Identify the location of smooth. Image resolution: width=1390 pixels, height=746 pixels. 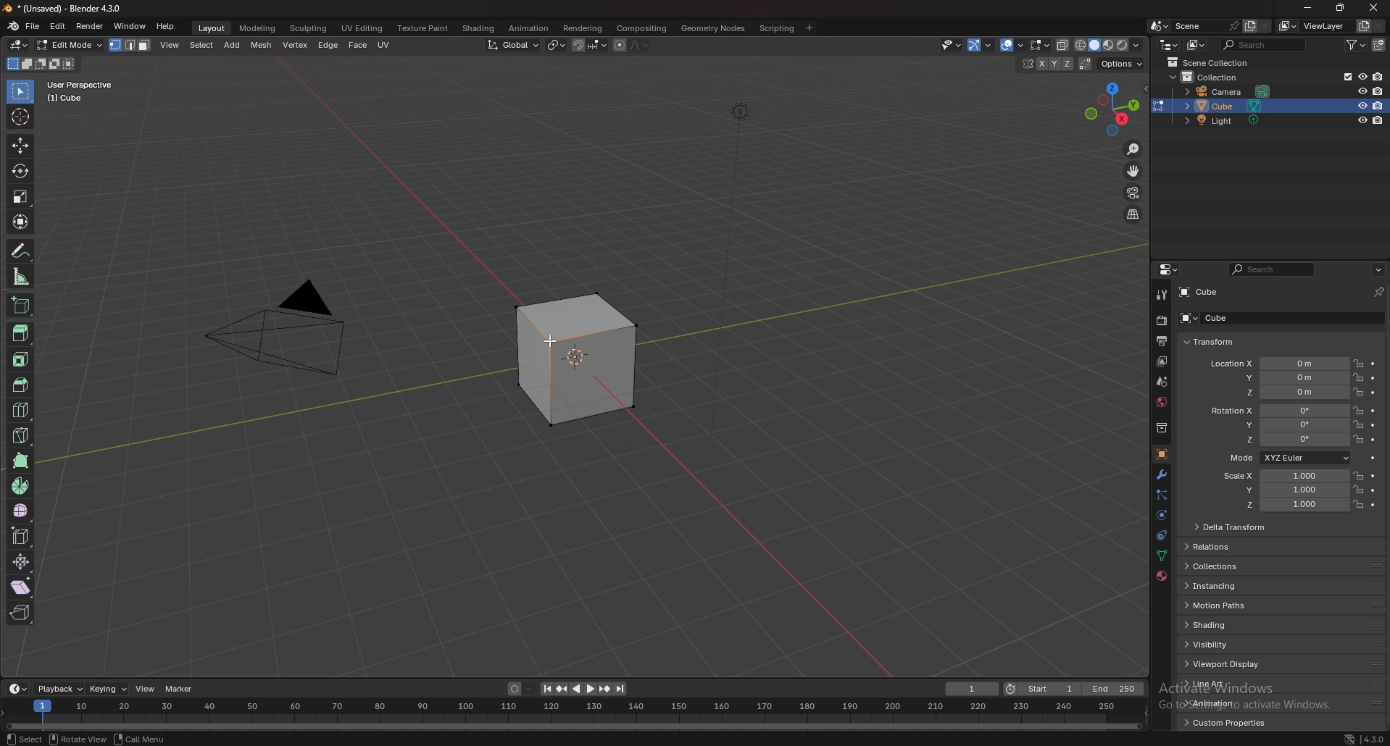
(20, 511).